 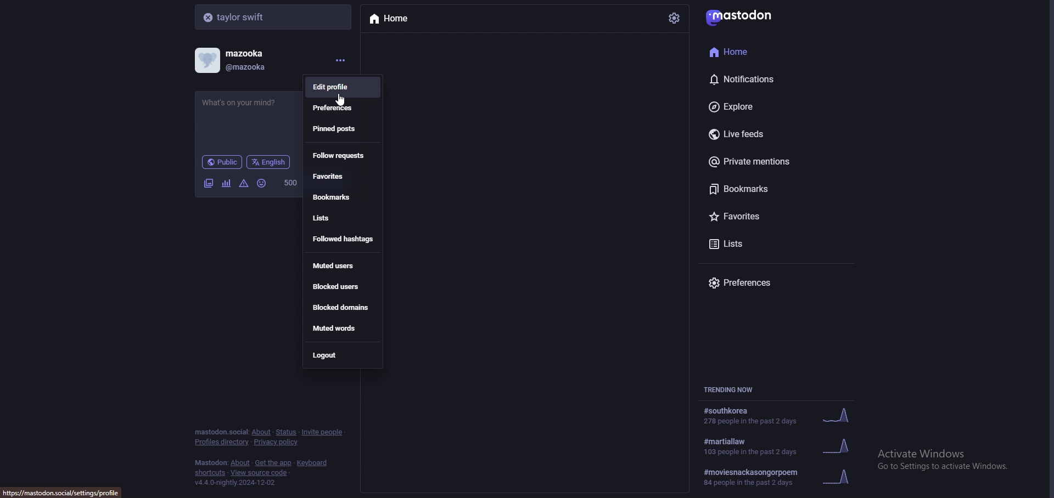 I want to click on notifications, so click(x=761, y=79).